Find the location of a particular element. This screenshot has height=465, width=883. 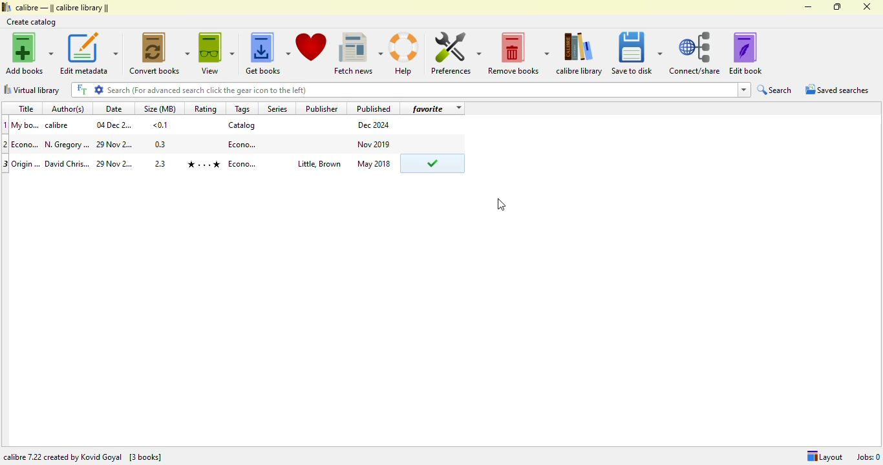

maximize is located at coordinates (838, 6).